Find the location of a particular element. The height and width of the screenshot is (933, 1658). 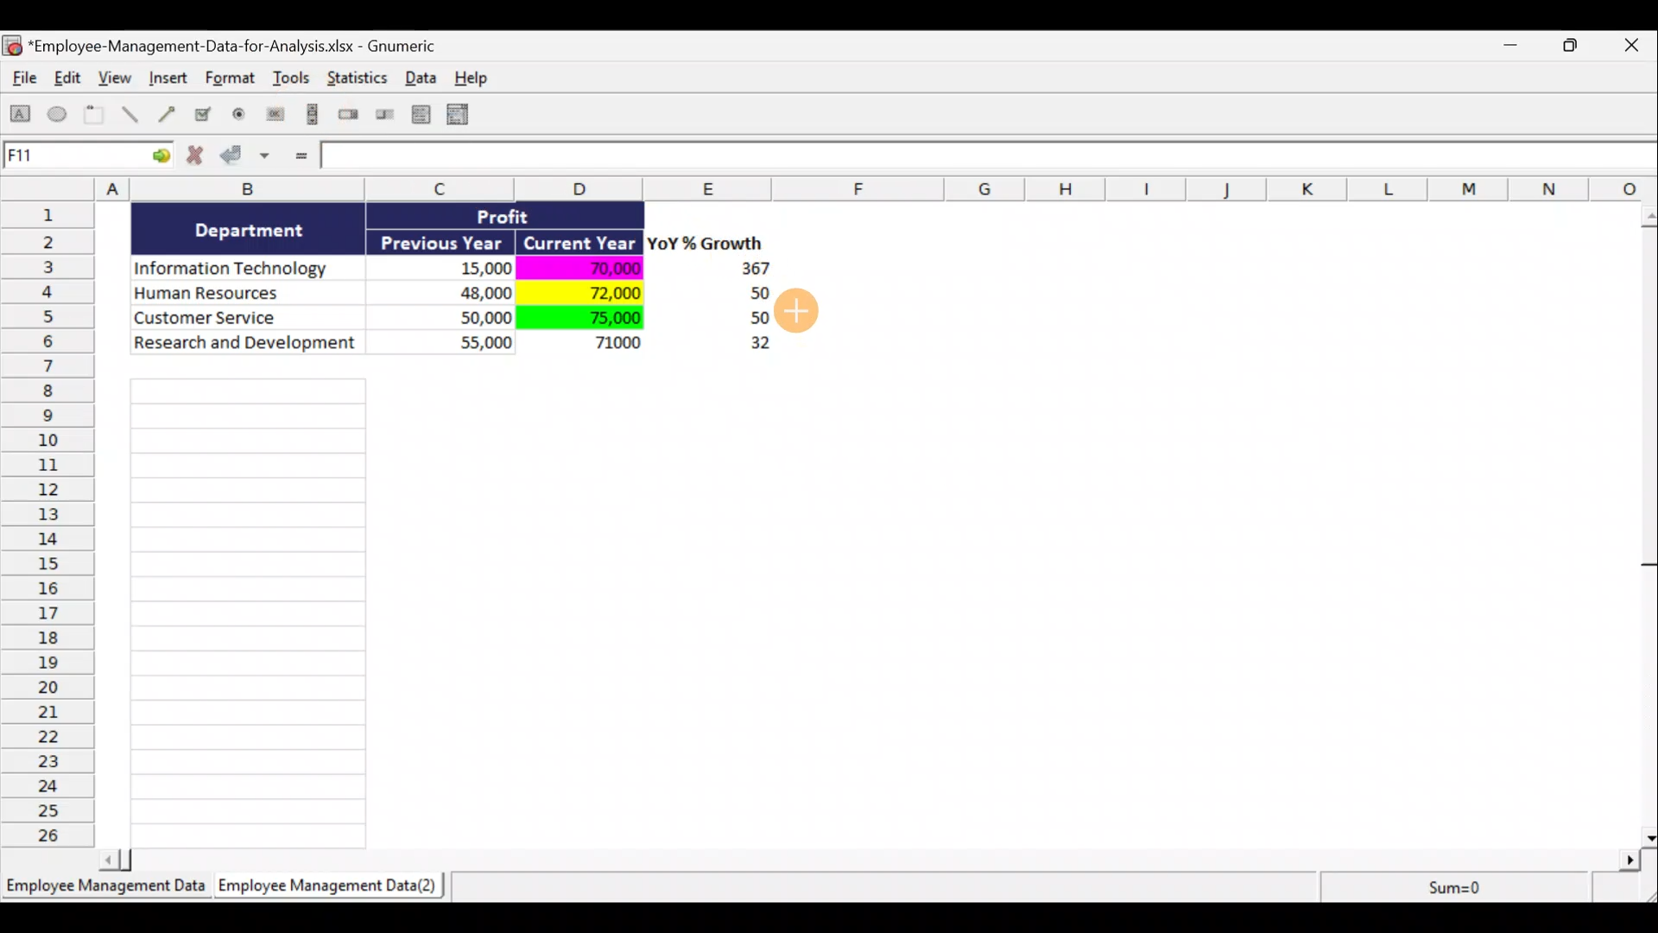

Cancel change is located at coordinates (200, 159).